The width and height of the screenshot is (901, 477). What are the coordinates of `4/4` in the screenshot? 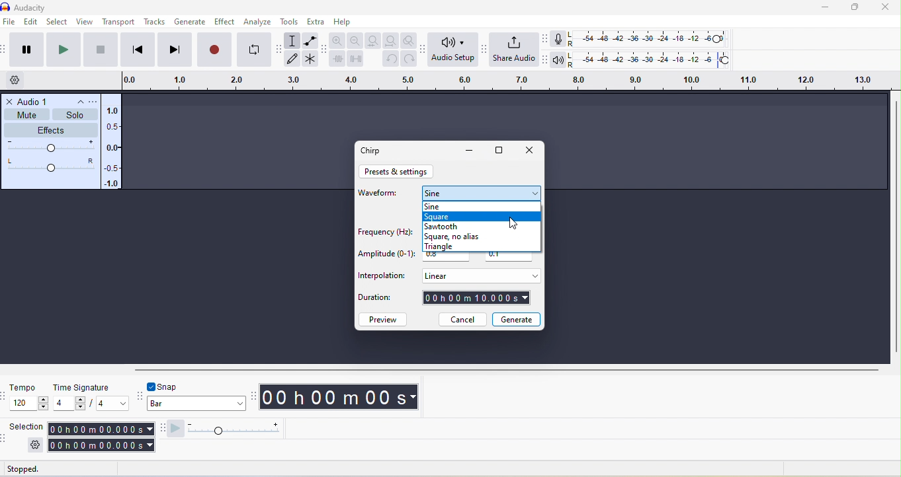 It's located at (91, 404).